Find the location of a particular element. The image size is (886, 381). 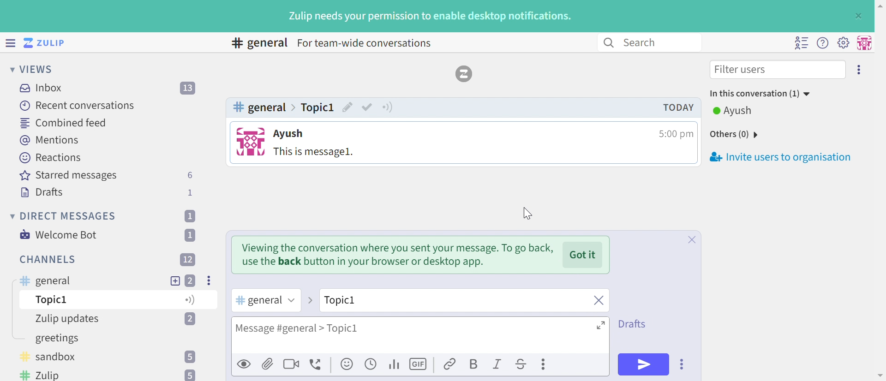

Got it is located at coordinates (583, 255).